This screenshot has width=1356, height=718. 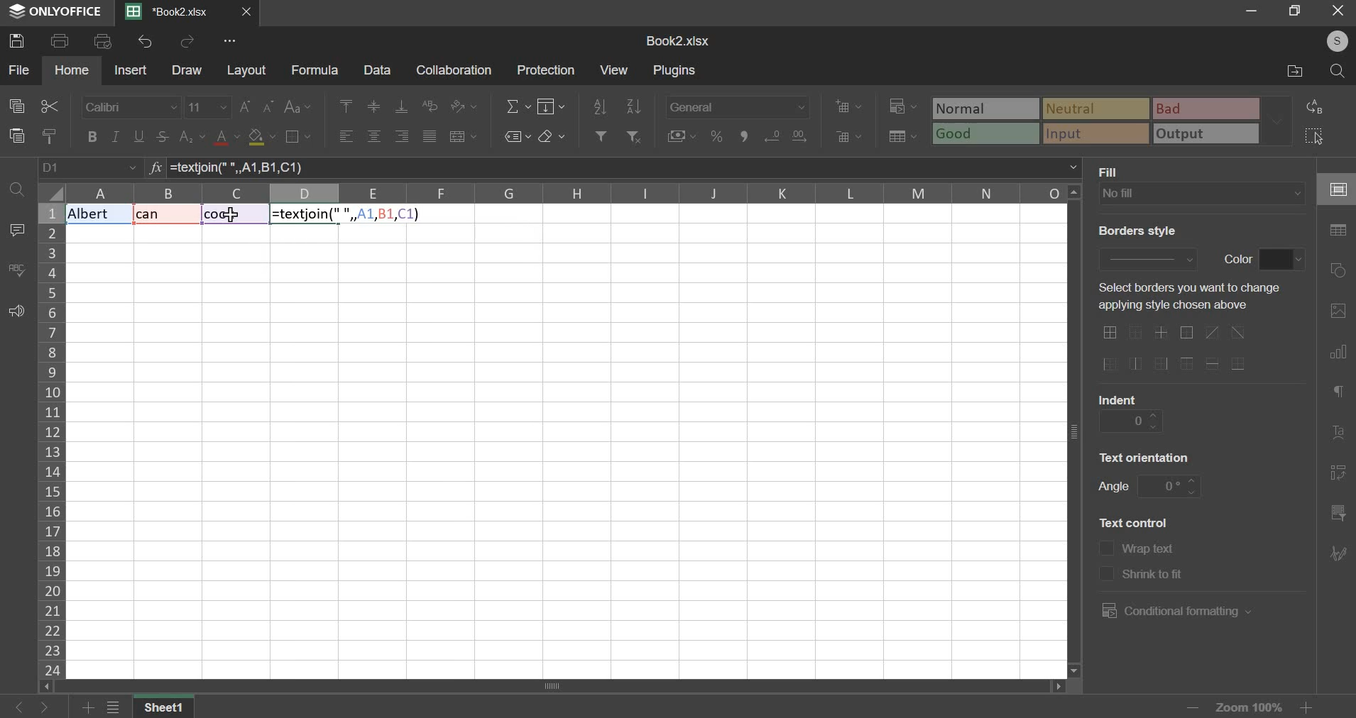 I want to click on close, so click(x=250, y=13).